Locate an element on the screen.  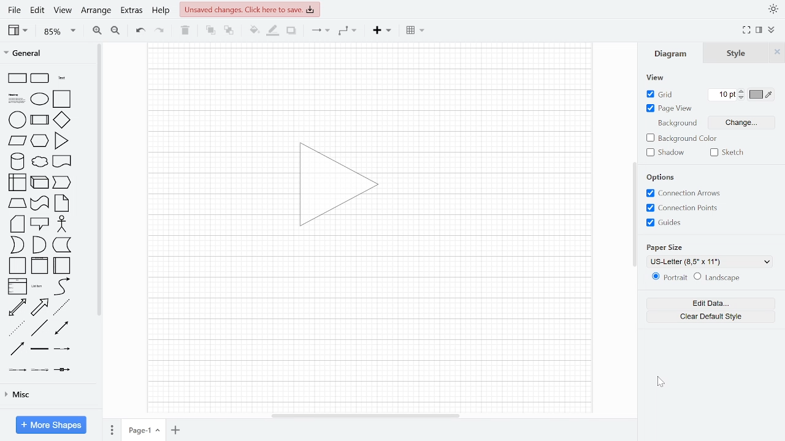
Triangle shape is located at coordinates (339, 184).